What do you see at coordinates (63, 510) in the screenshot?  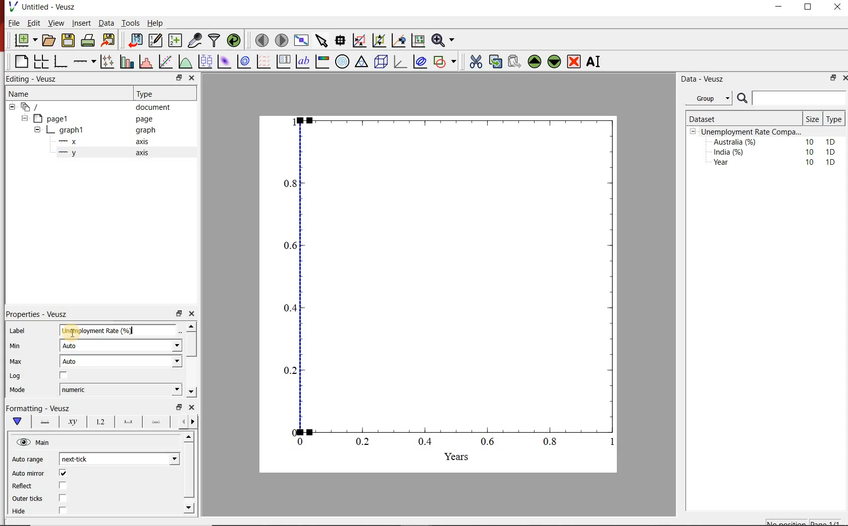 I see `checkbox` at bounding box center [63, 510].